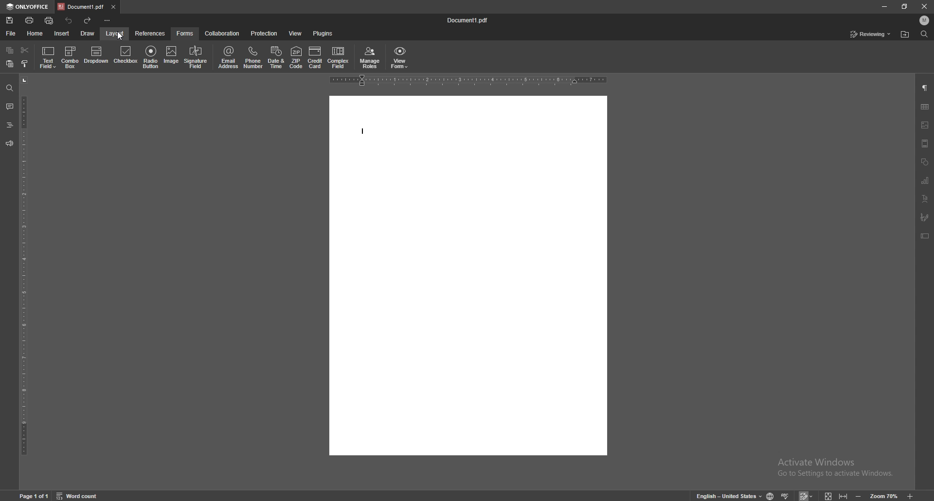  Describe the element at coordinates (315, 57) in the screenshot. I see `credit card` at that location.